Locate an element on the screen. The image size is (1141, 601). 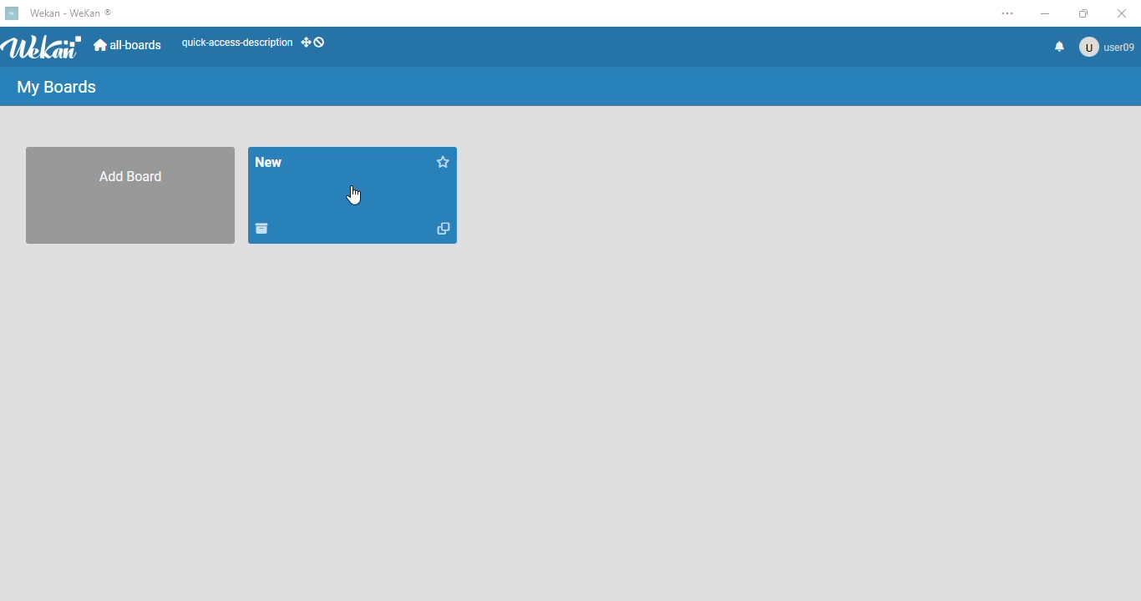
all-boards is located at coordinates (129, 45).